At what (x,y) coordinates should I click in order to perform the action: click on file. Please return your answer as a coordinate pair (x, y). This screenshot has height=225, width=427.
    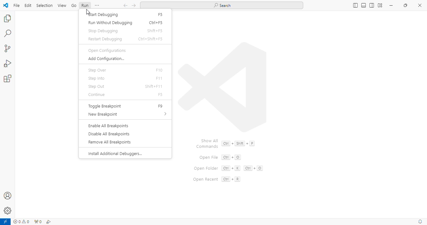
    Looking at the image, I should click on (16, 5).